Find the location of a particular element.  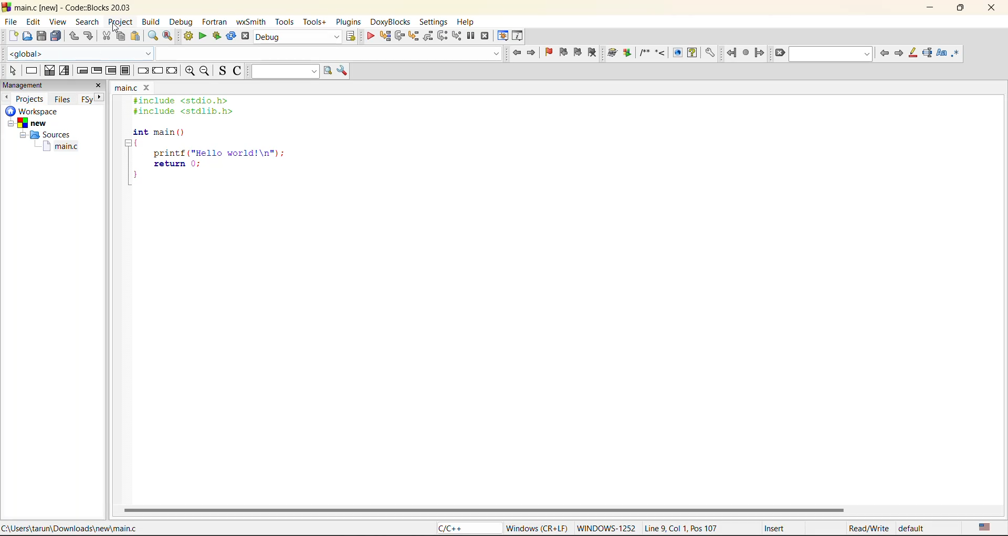

close is located at coordinates (992, 7).